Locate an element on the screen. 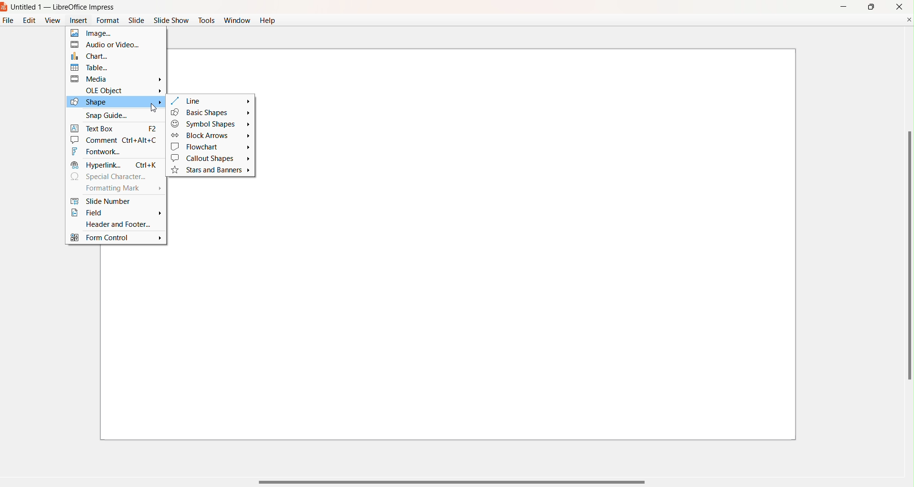 The width and height of the screenshot is (914, 487). Tools is located at coordinates (207, 19).